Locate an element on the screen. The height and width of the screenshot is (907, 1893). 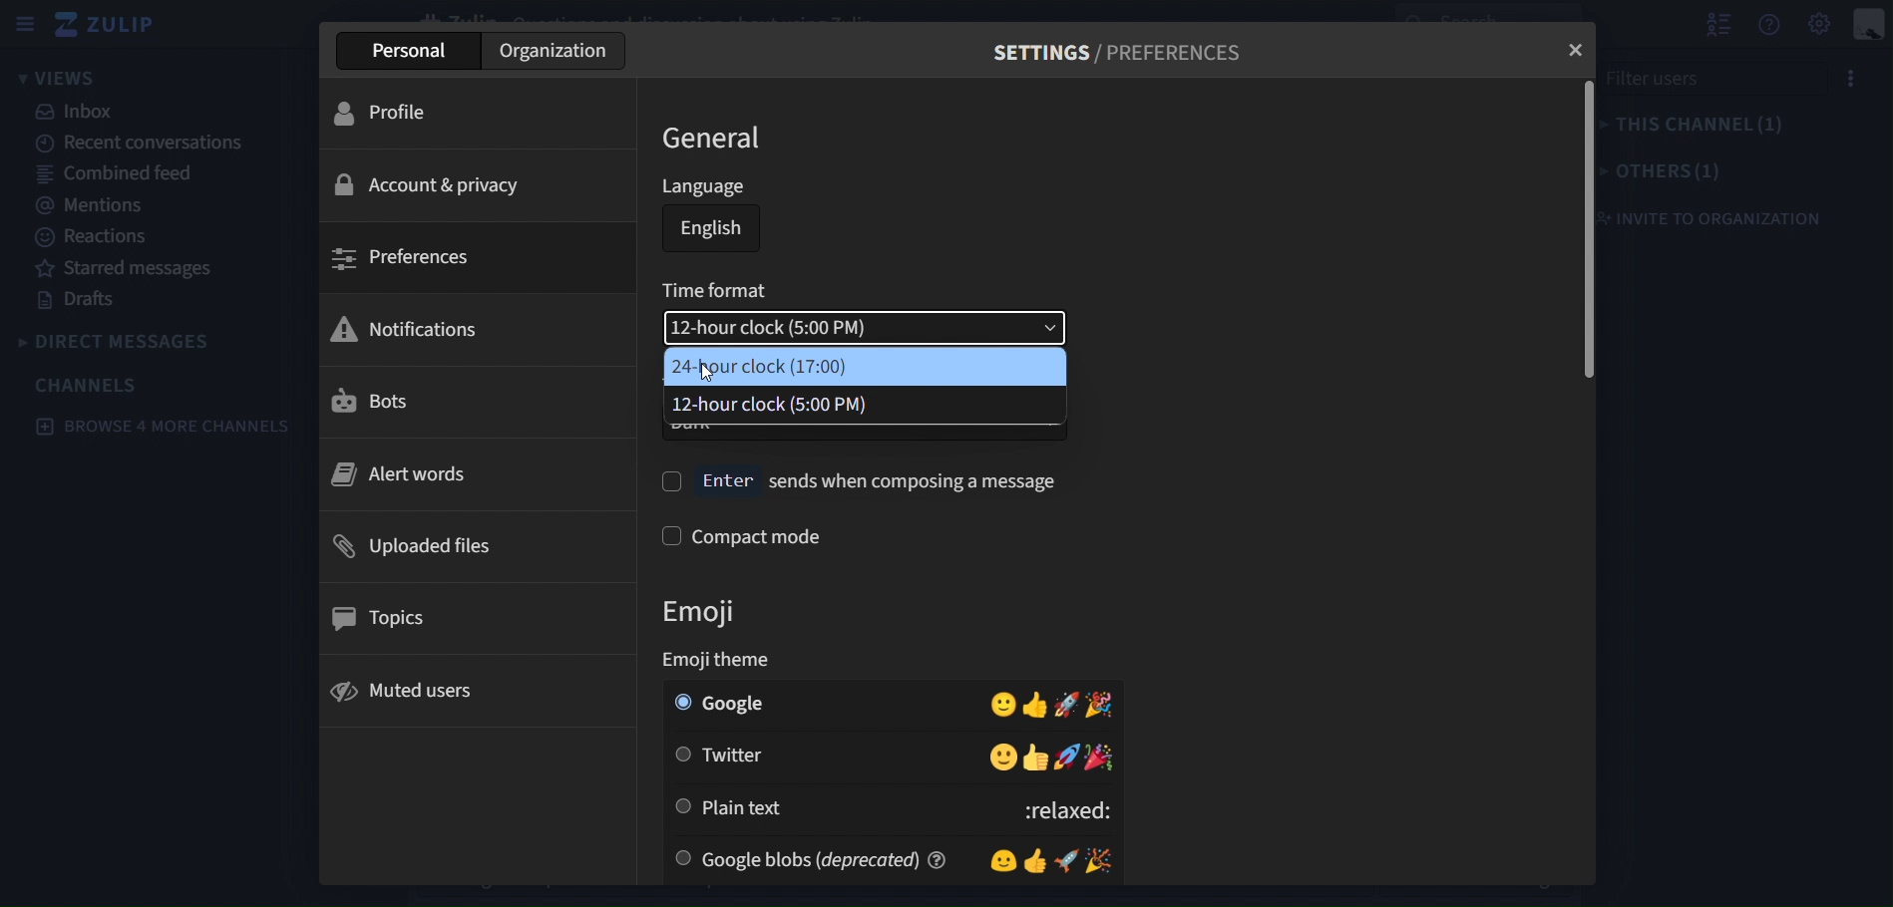
profile is located at coordinates (477, 112).